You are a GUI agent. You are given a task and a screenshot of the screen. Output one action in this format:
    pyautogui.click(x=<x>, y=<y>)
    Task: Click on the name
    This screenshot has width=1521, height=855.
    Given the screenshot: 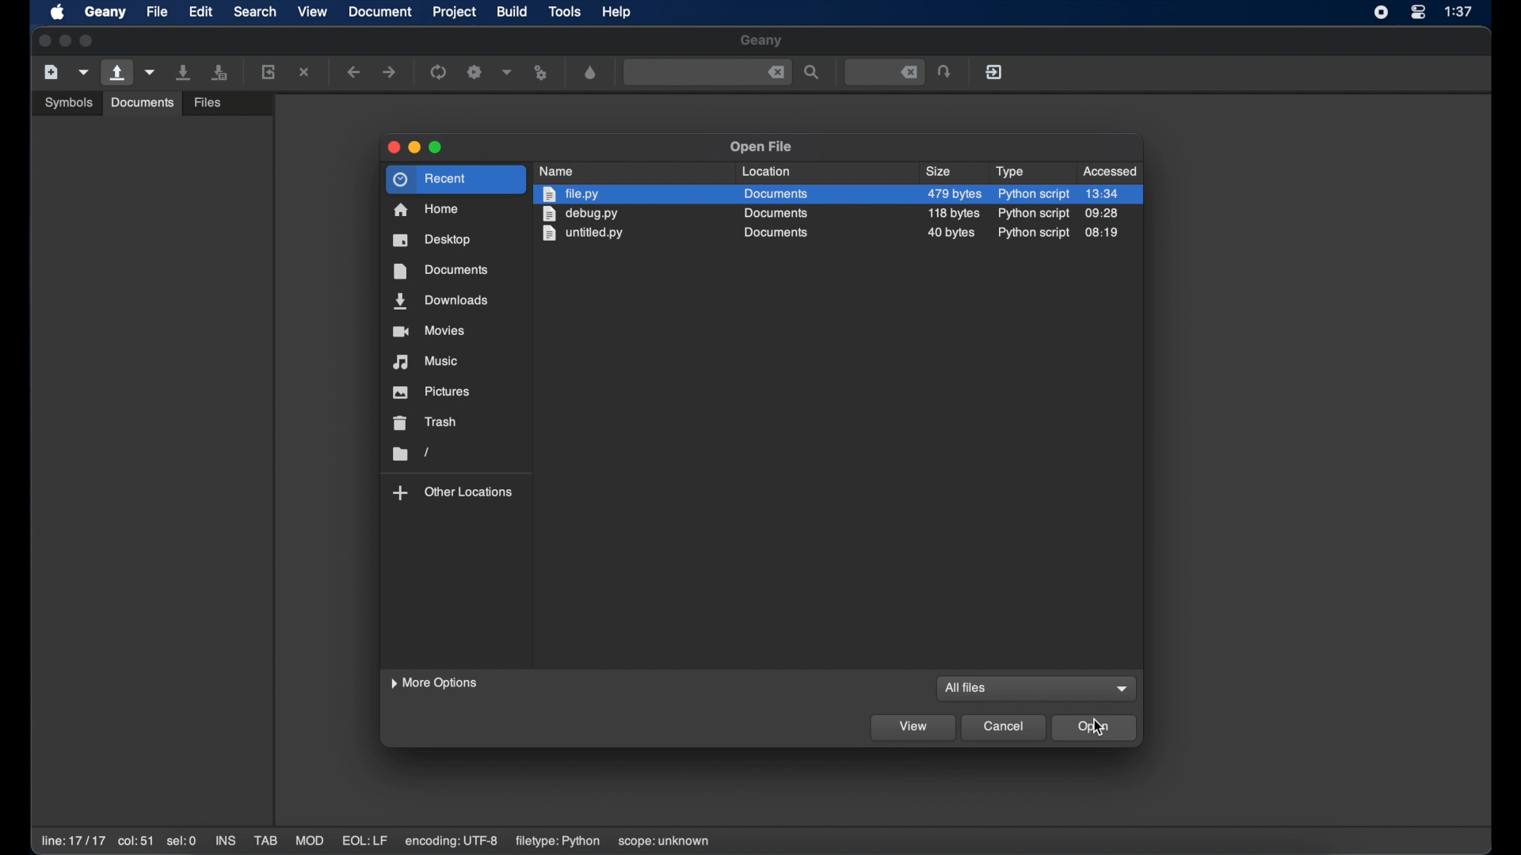 What is the action you would take?
    pyautogui.click(x=559, y=170)
    